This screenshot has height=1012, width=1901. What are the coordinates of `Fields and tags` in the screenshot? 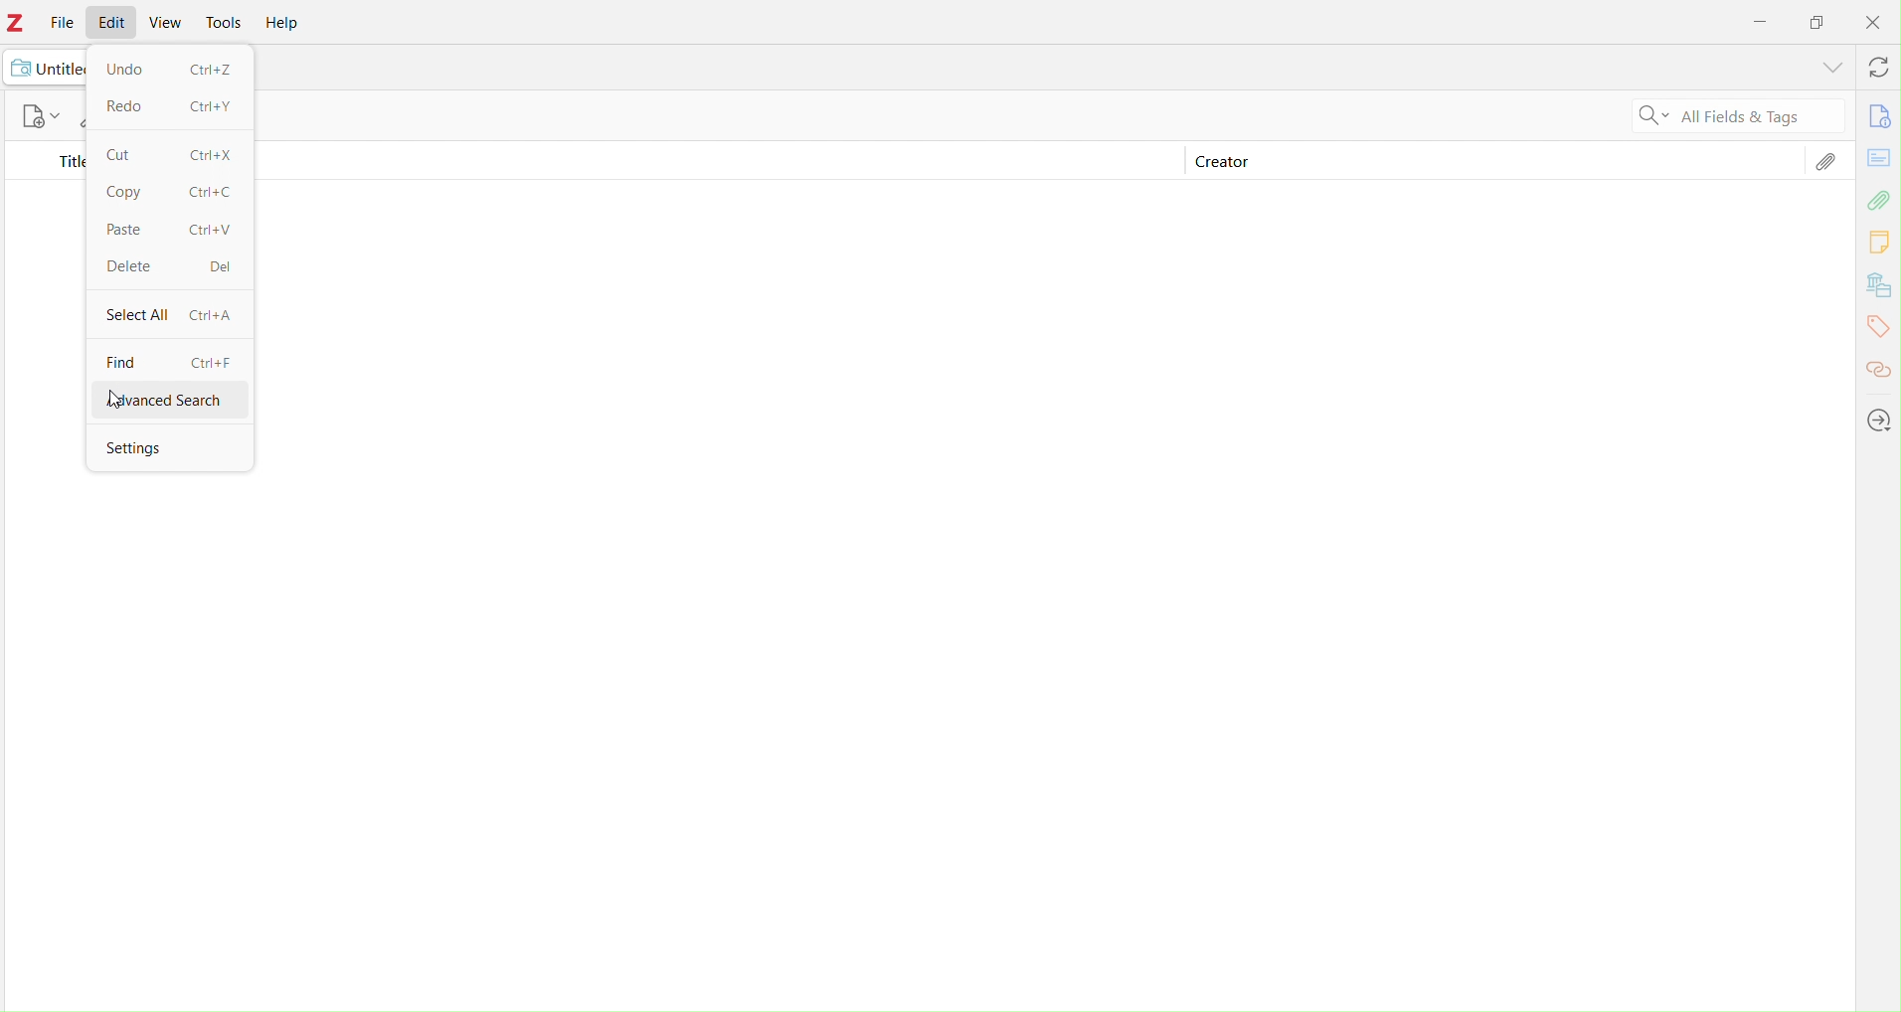 It's located at (1757, 118).